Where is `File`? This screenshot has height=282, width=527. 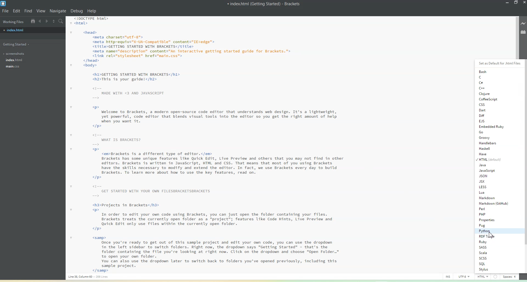
File is located at coordinates (5, 11).